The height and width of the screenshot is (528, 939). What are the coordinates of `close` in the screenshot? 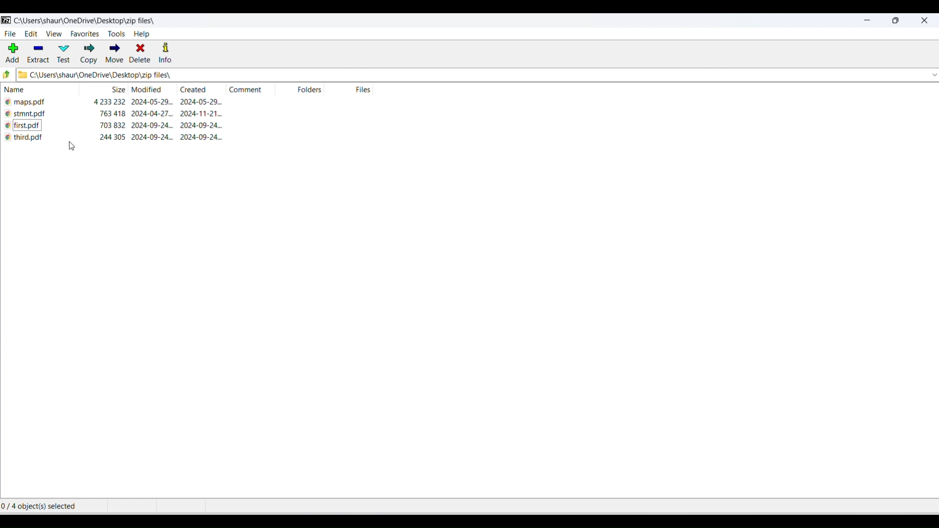 It's located at (925, 22).